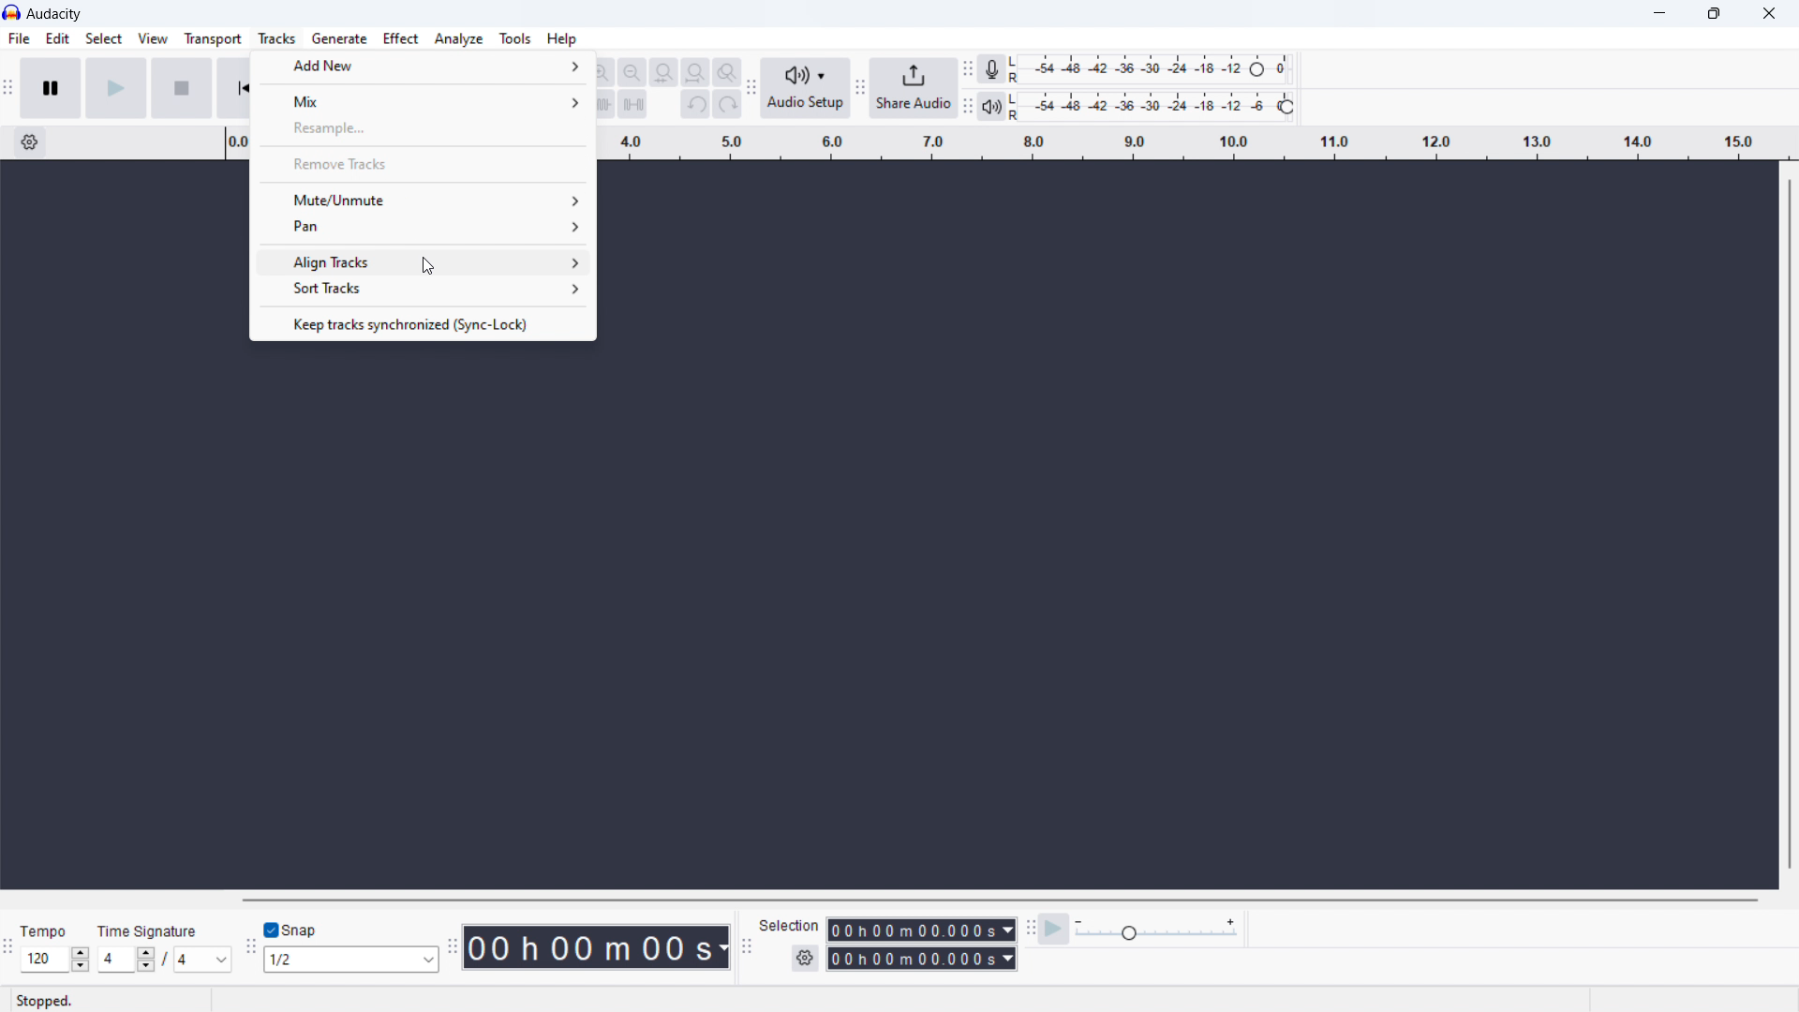 The height and width of the screenshot is (1012, 1799). I want to click on generate, so click(338, 38).